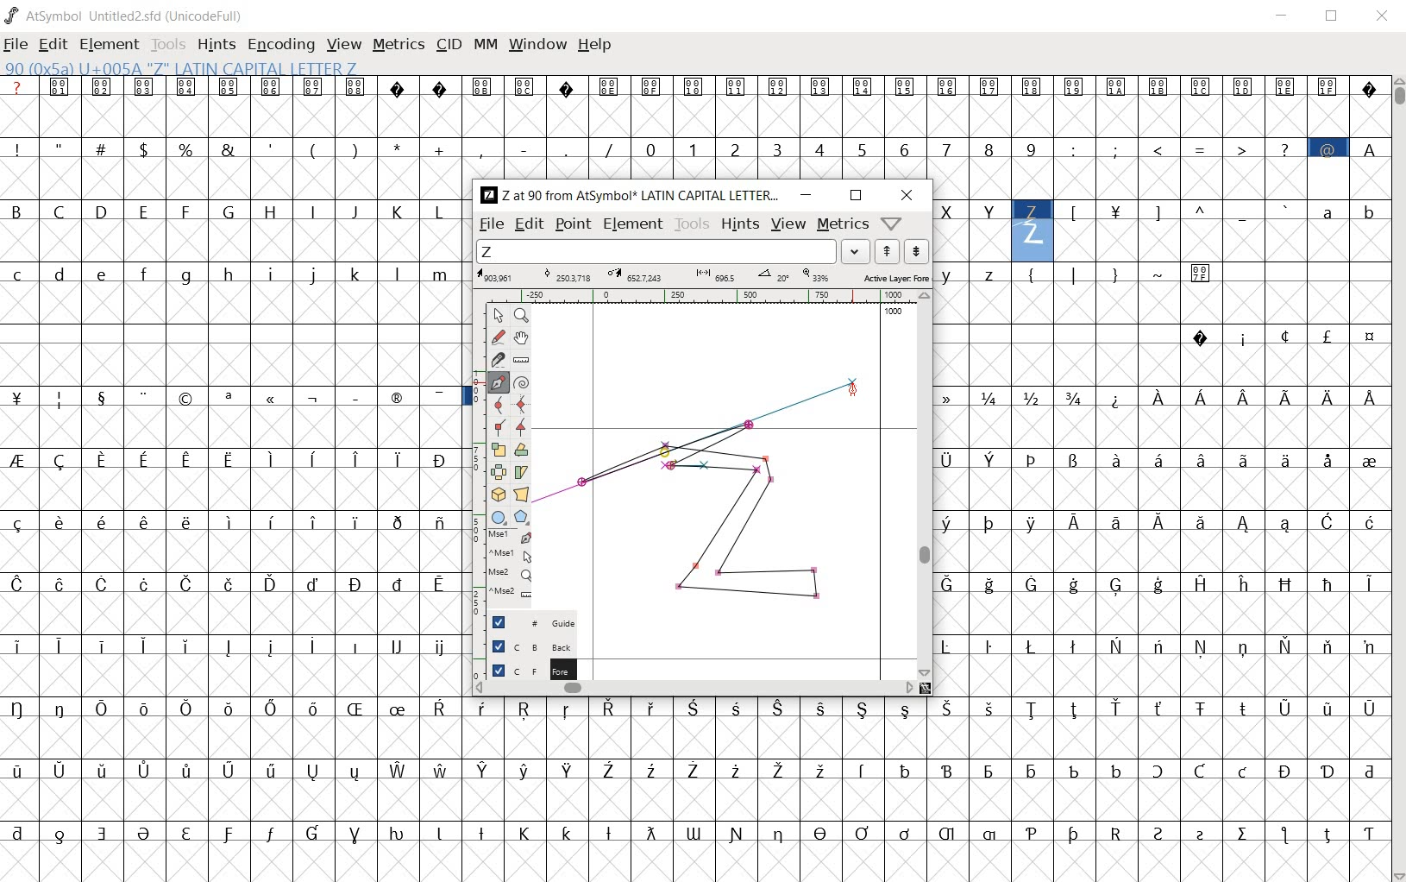  What do you see at coordinates (519, 427) in the screenshot?
I see `Add a corner point` at bounding box center [519, 427].